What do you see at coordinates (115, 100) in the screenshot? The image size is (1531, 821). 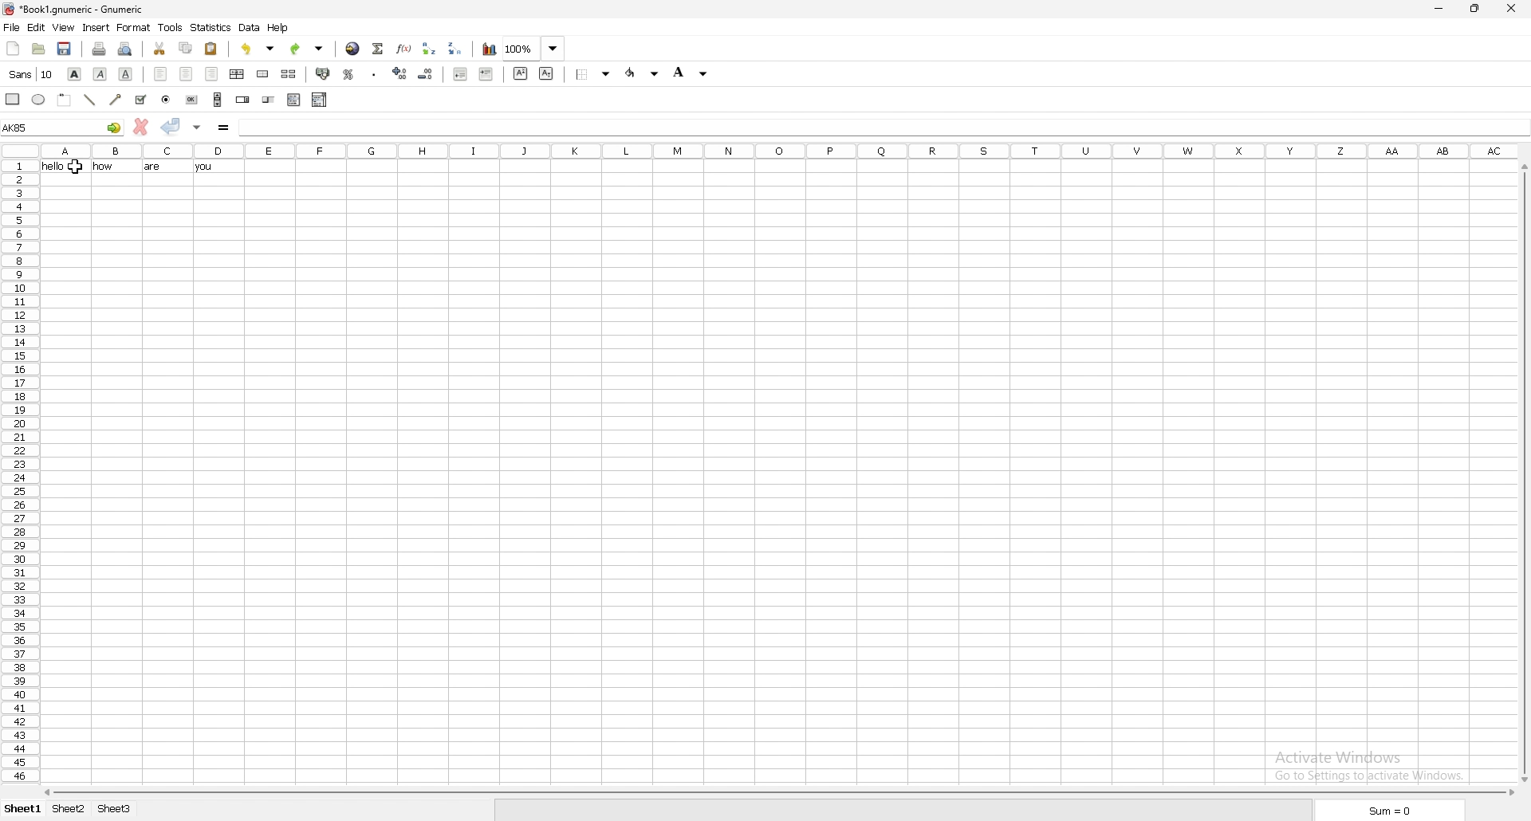 I see `arrowed line` at bounding box center [115, 100].